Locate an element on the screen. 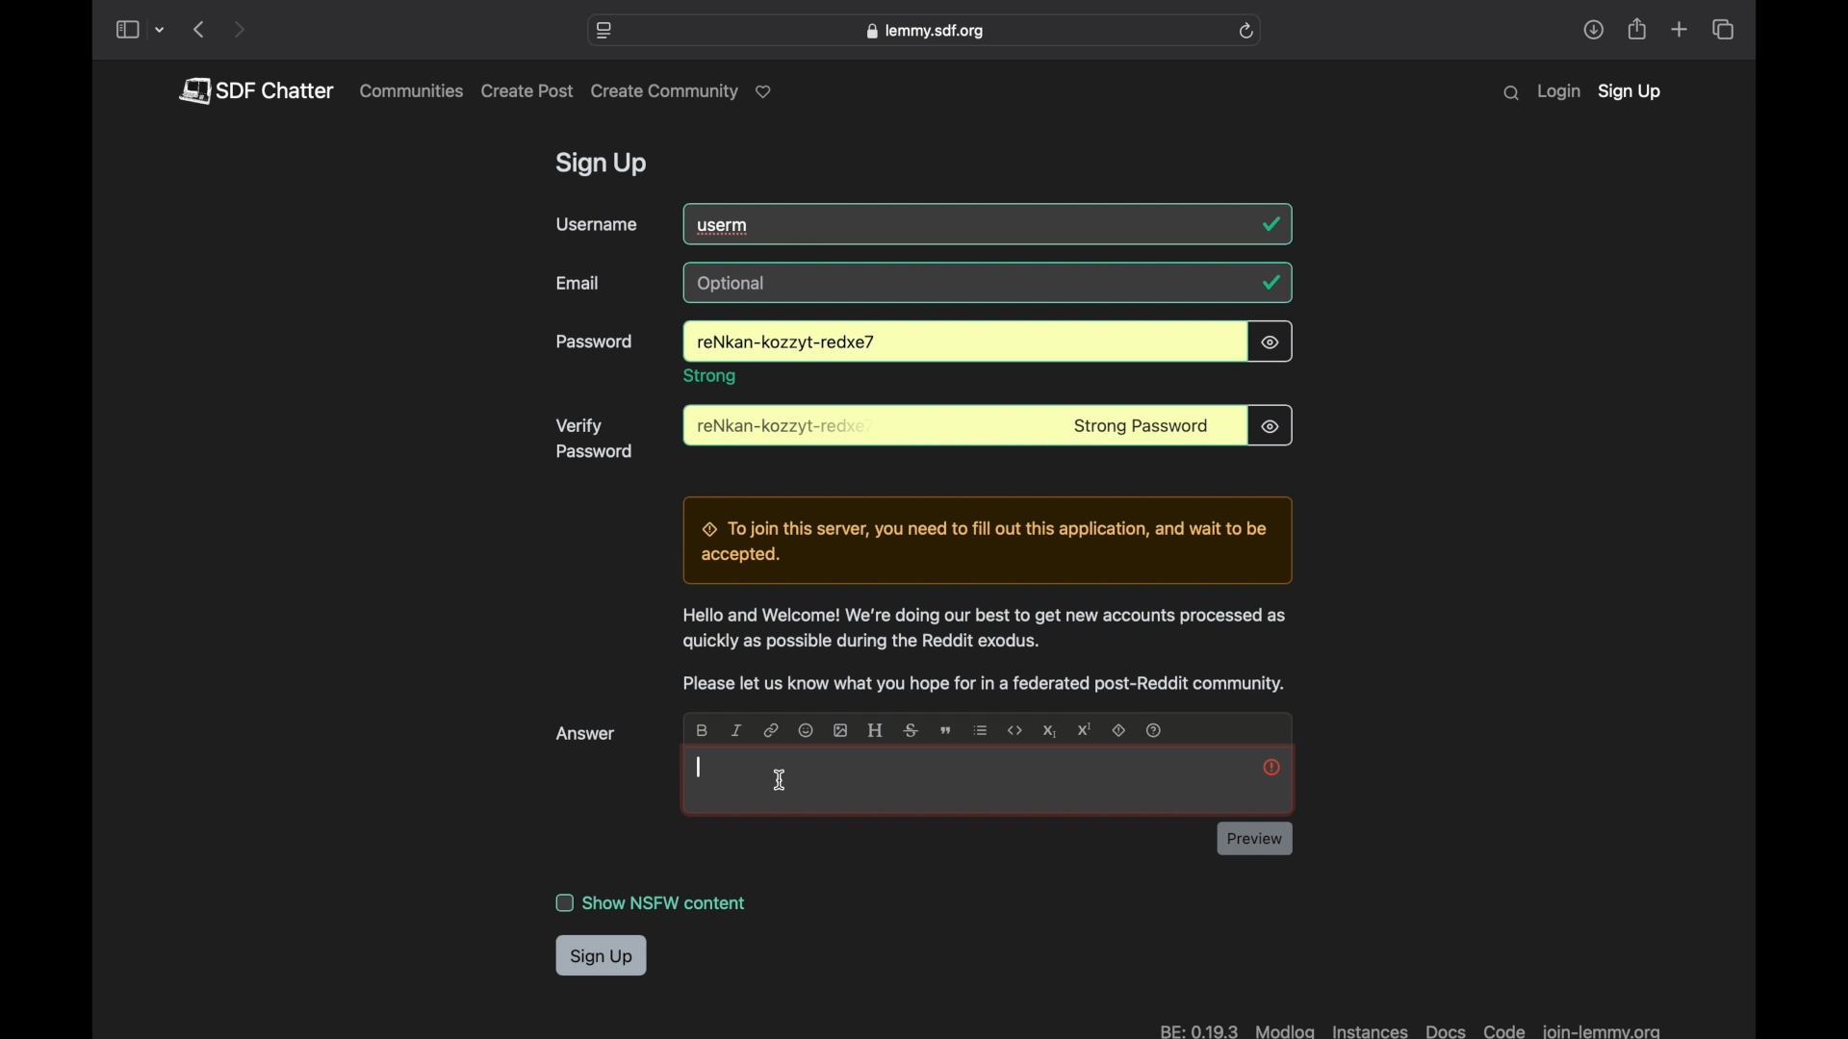 Image resolution: width=1848 pixels, height=1039 pixels. visibility toggle is located at coordinates (1271, 342).